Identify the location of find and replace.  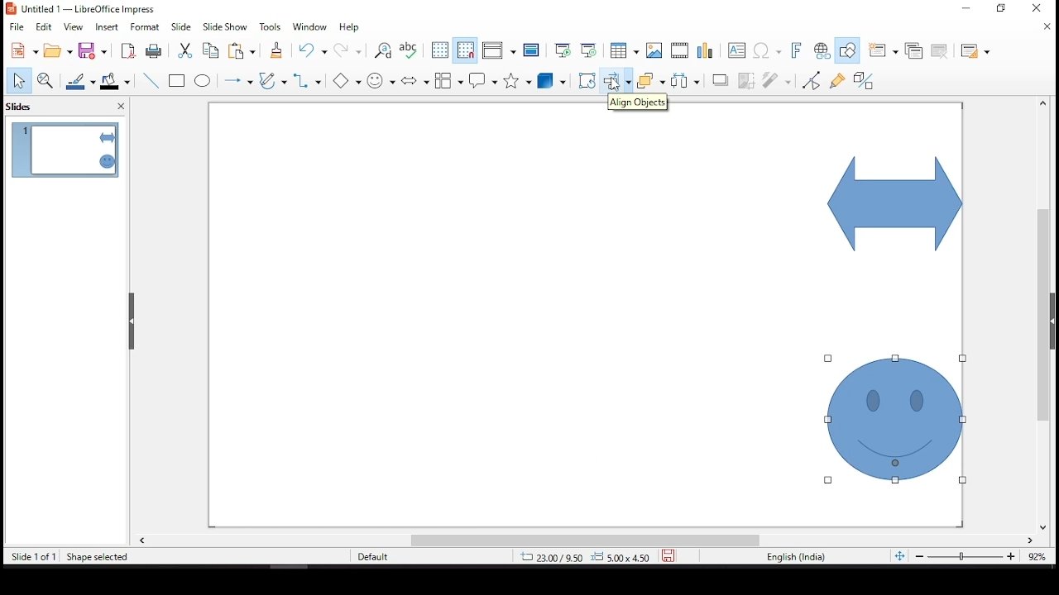
(384, 50).